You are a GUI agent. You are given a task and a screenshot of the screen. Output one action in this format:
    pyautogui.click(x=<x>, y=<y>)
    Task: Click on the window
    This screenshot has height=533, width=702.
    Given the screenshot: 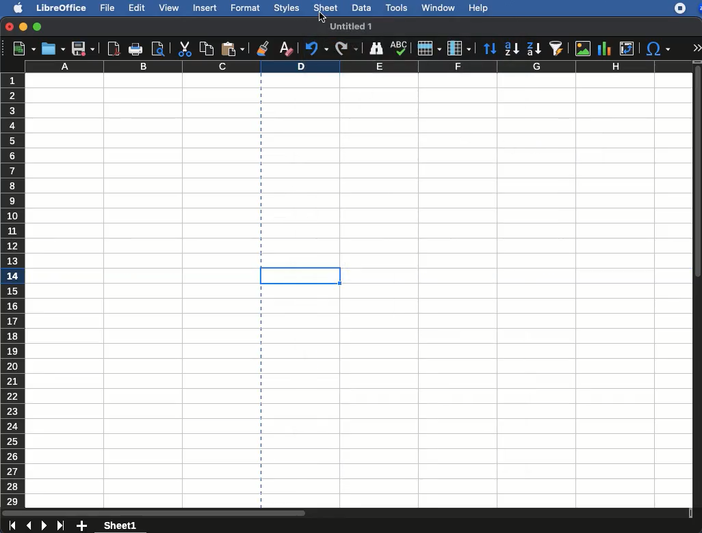 What is the action you would take?
    pyautogui.click(x=437, y=9)
    